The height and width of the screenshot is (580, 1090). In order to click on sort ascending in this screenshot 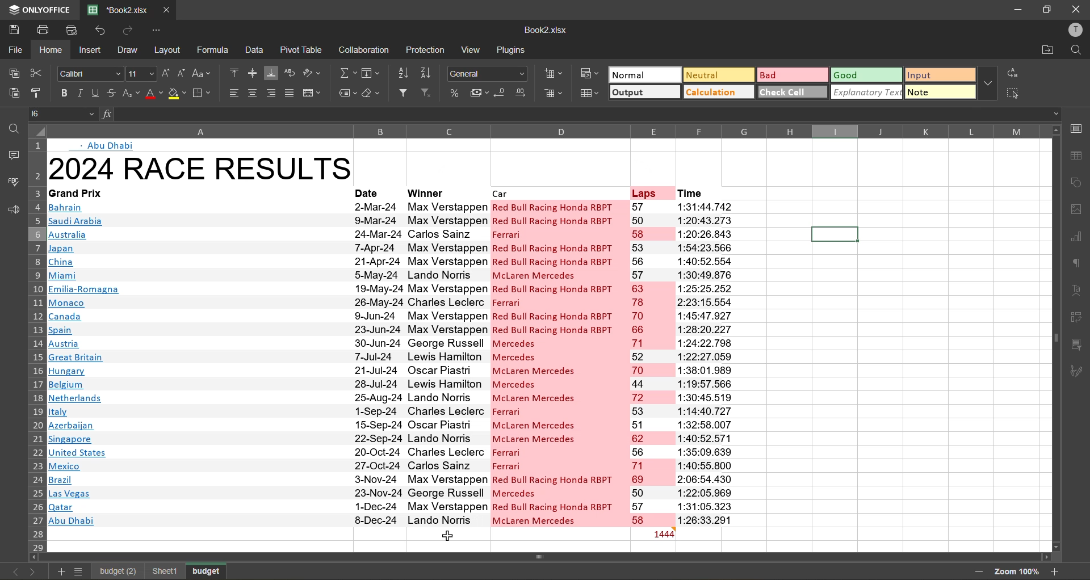, I will do `click(406, 73)`.